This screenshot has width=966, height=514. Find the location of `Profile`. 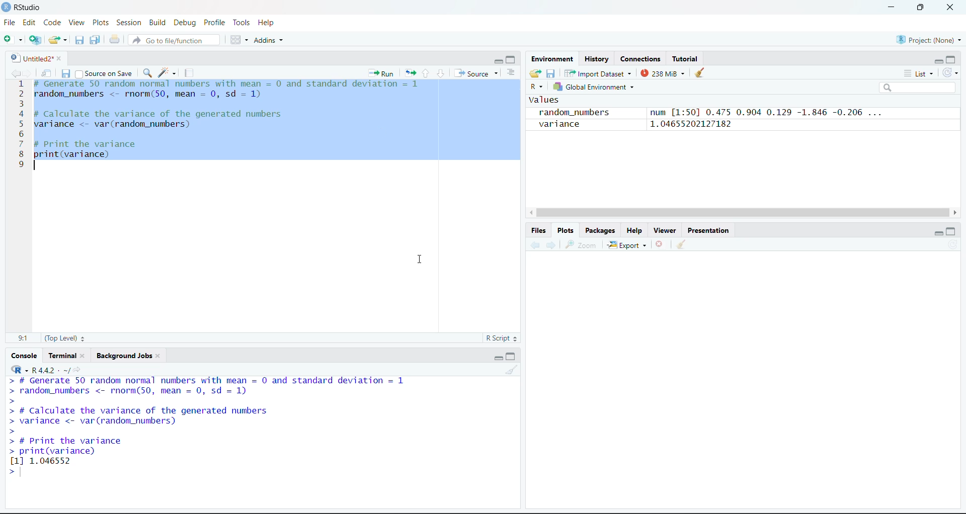

Profile is located at coordinates (215, 23).